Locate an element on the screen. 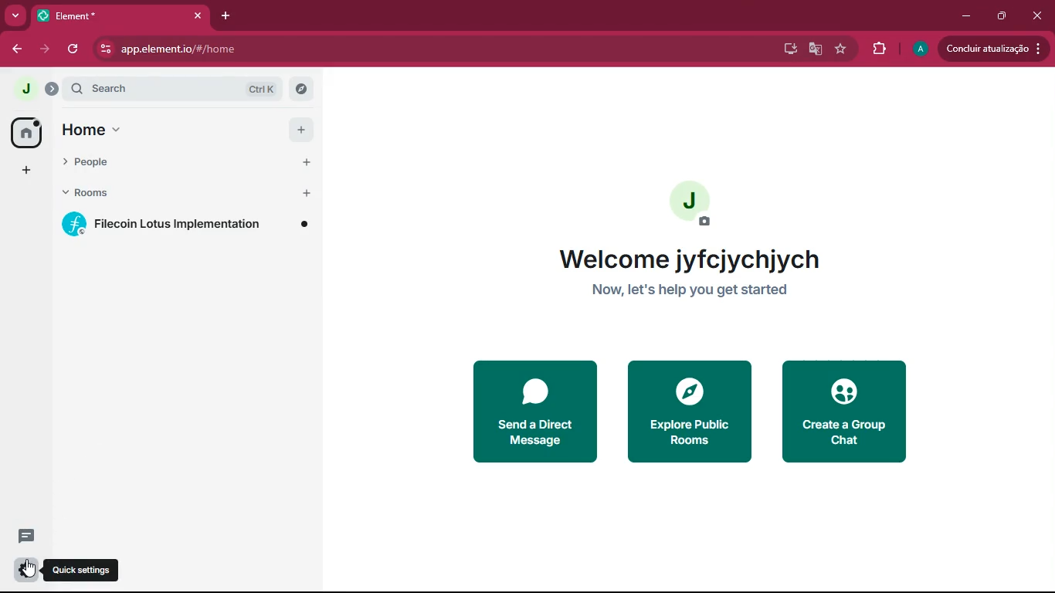  extensions is located at coordinates (877, 50).